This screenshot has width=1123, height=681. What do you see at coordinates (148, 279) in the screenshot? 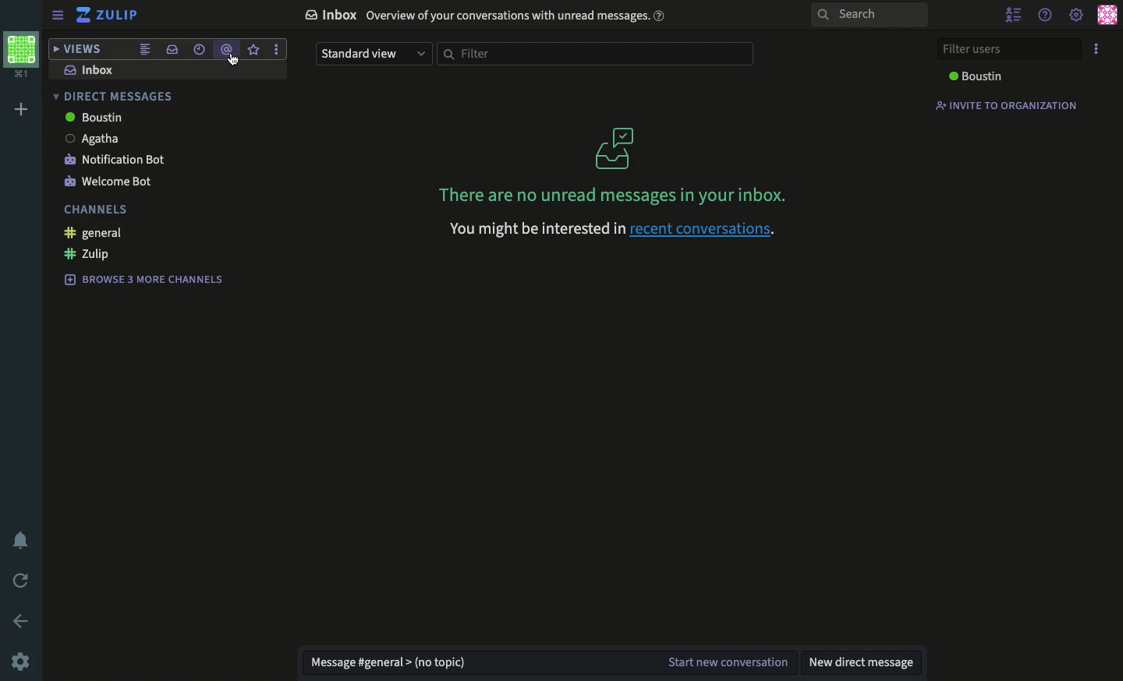
I see `browse 3 more channels` at bounding box center [148, 279].